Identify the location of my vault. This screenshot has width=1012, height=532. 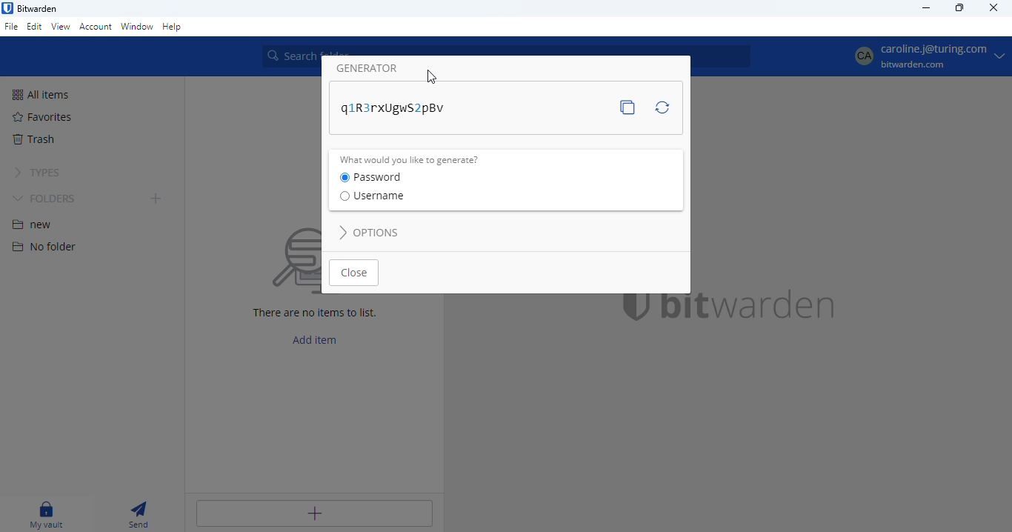
(47, 515).